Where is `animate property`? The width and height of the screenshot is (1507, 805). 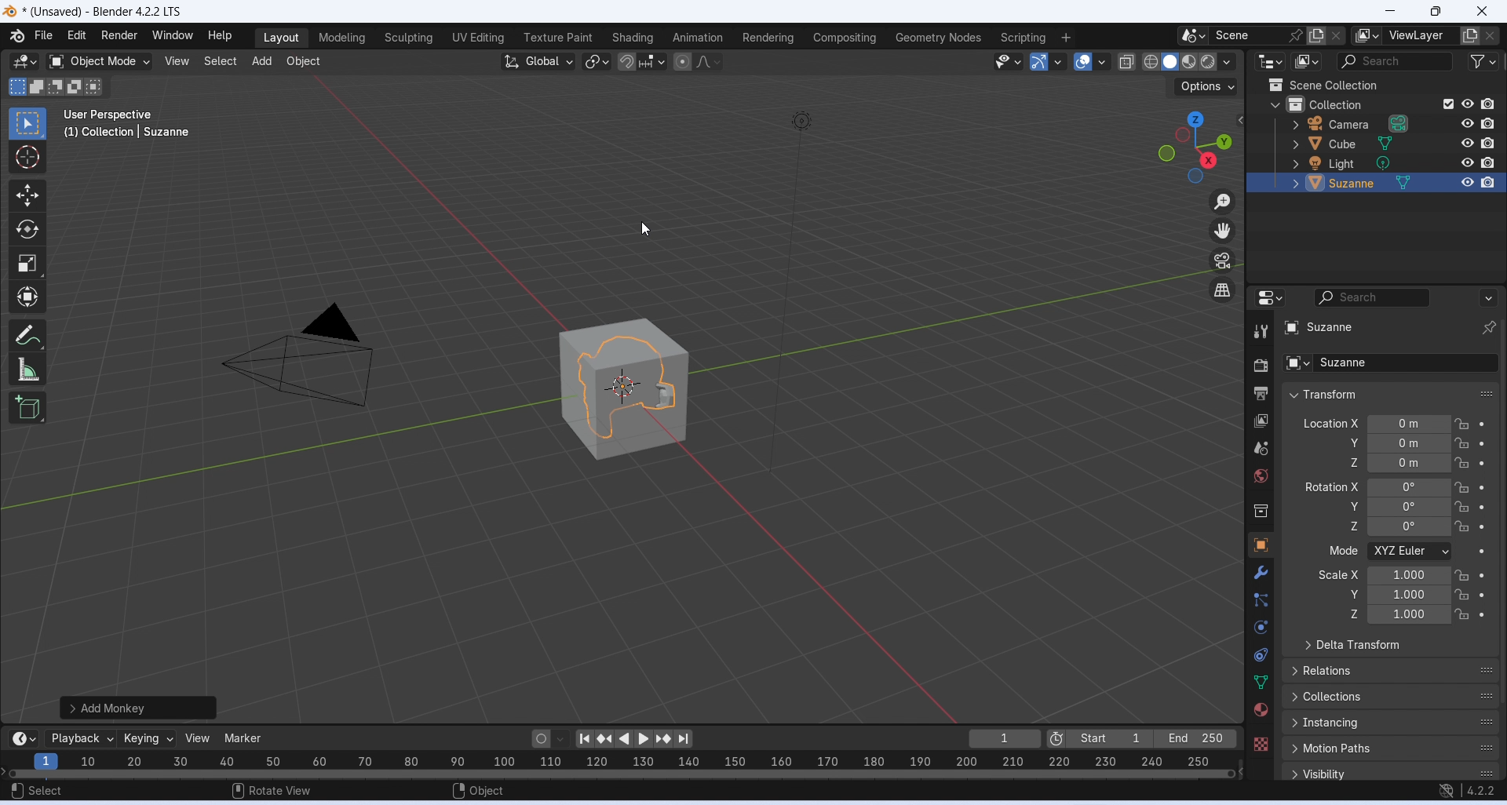 animate property is located at coordinates (1483, 595).